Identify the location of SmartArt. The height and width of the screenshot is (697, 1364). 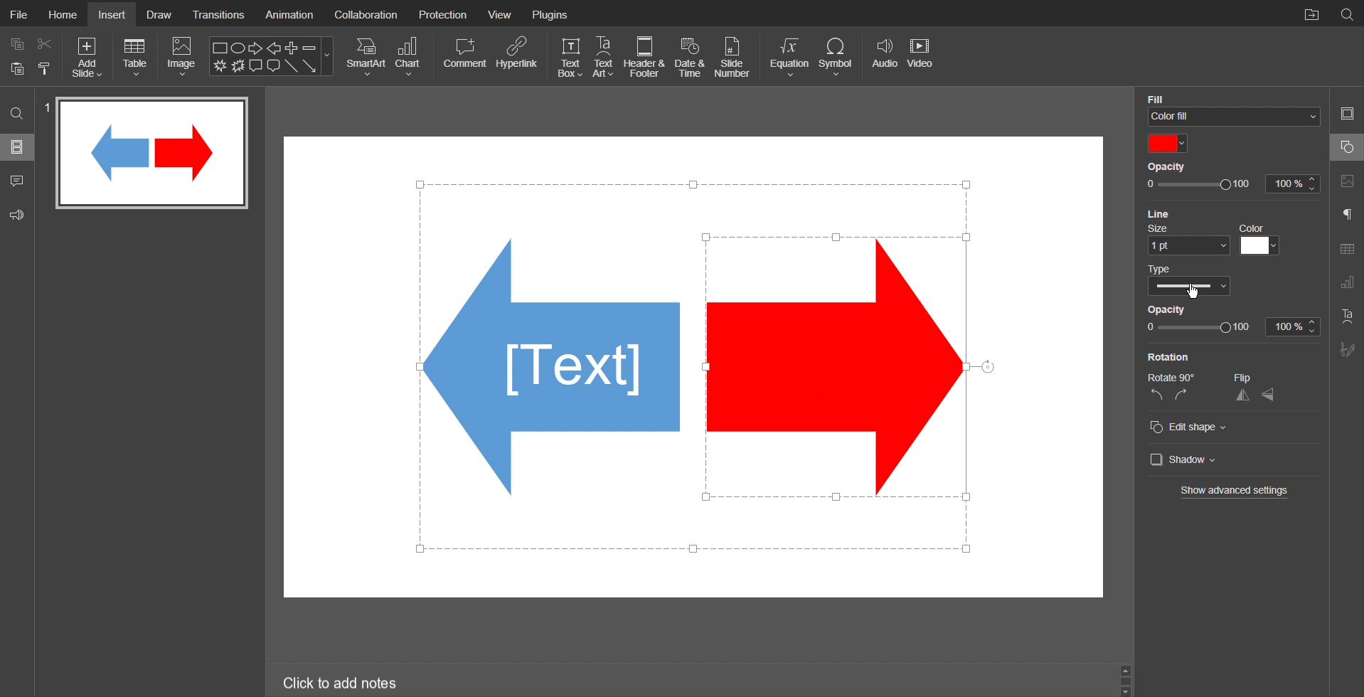
(366, 57).